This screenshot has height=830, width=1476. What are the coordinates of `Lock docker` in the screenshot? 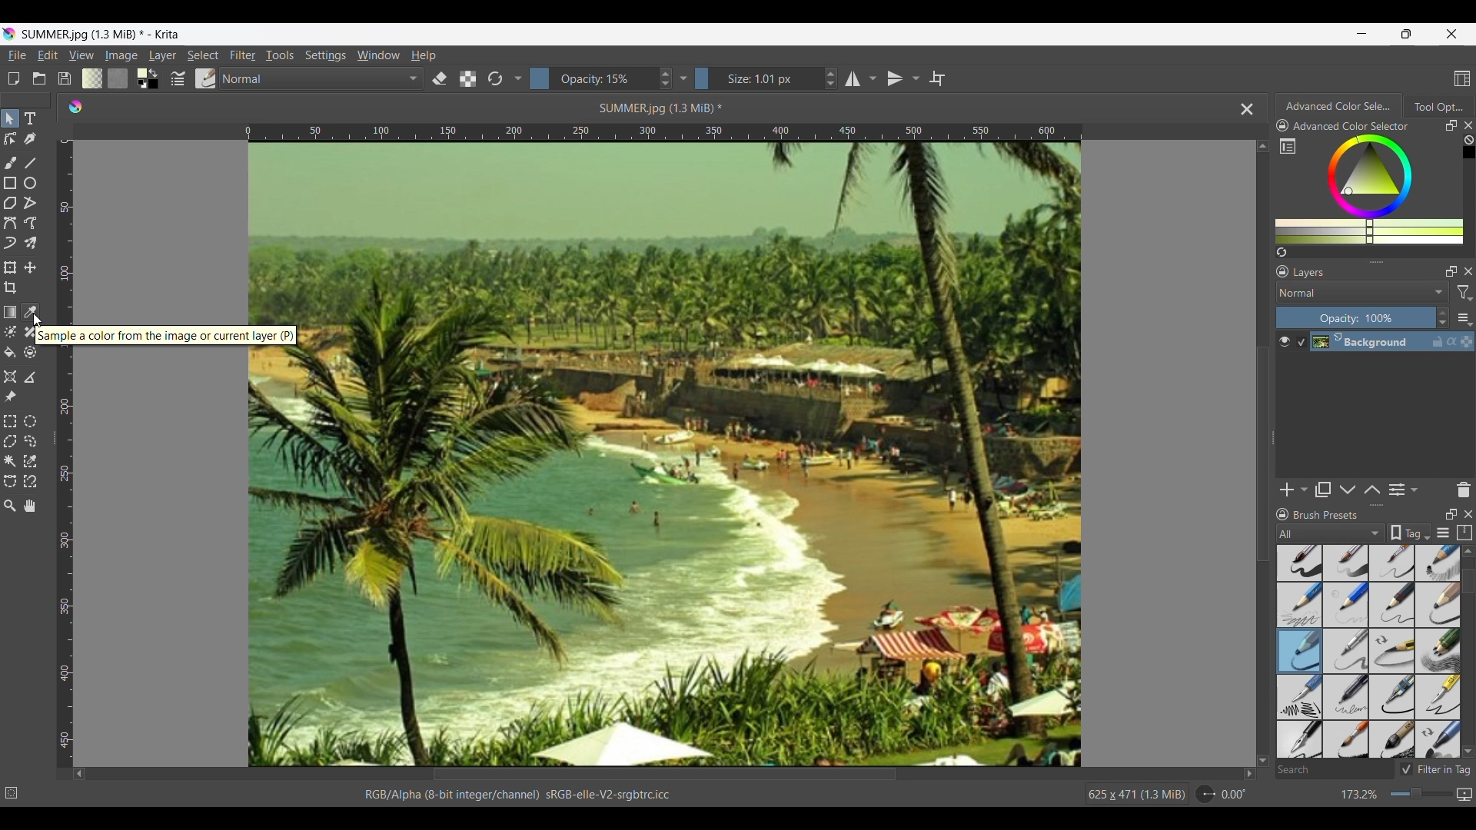 It's located at (1282, 126).